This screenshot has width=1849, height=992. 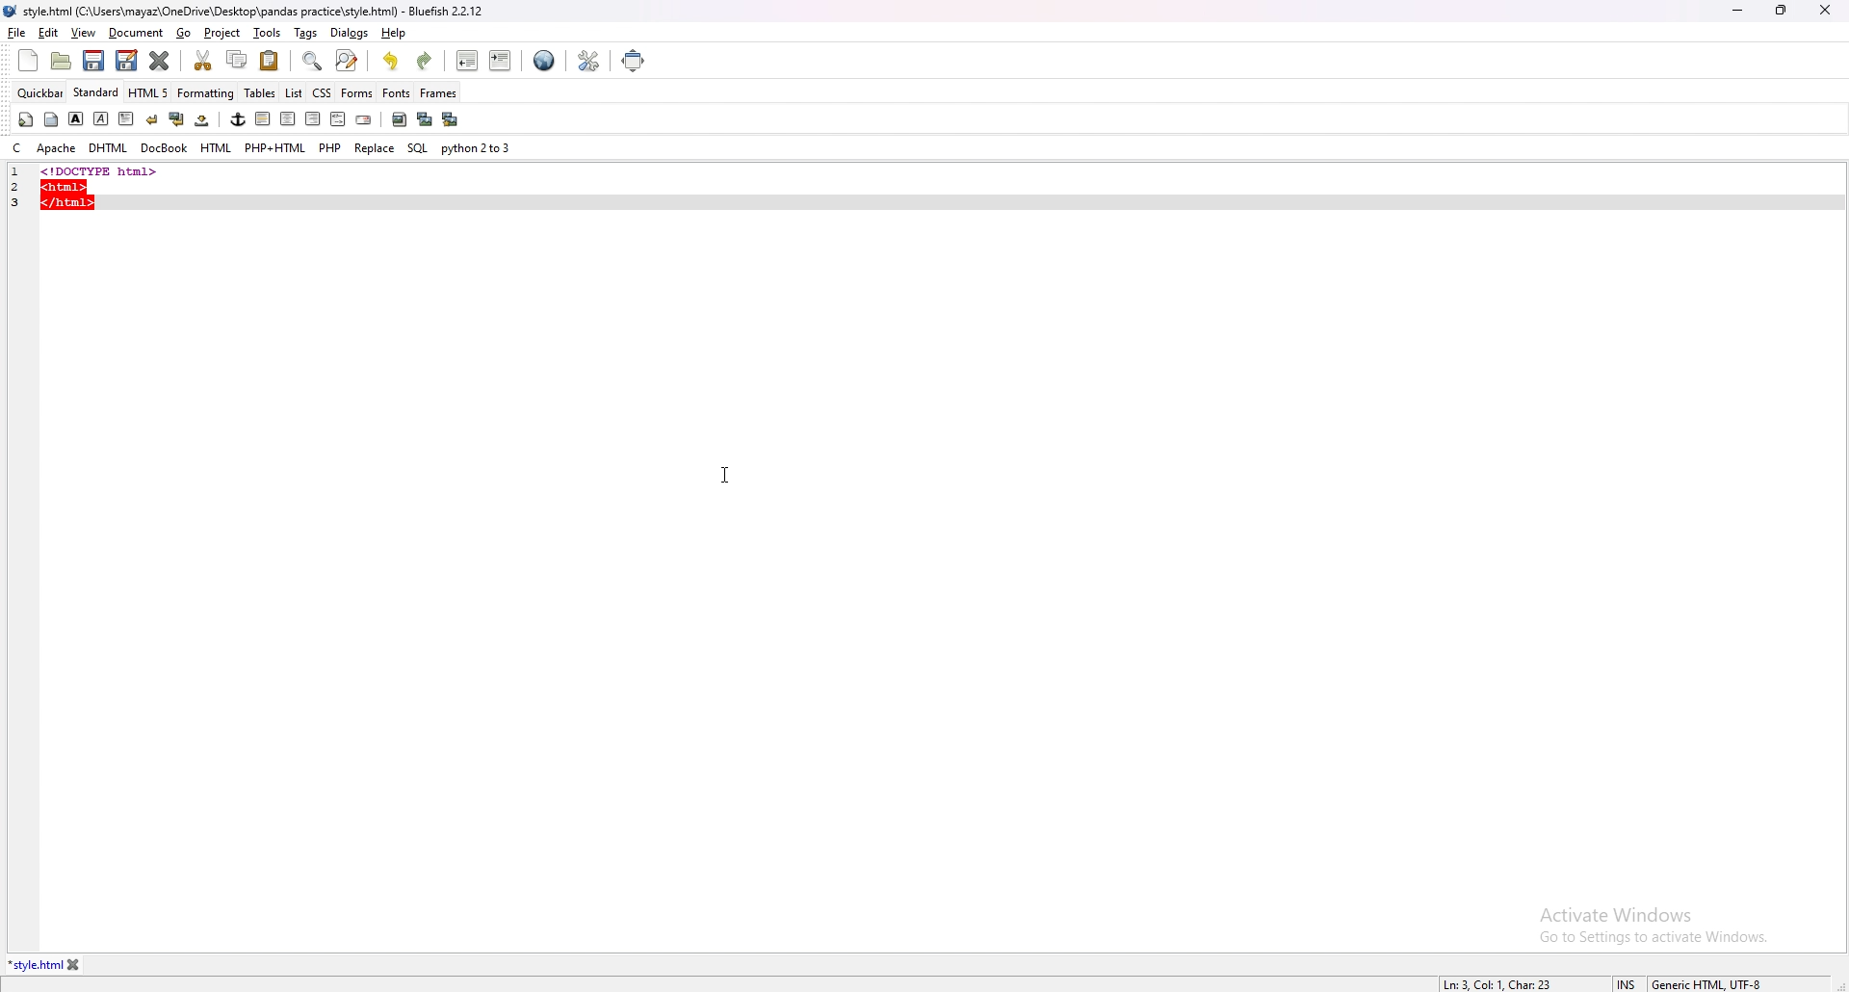 I want to click on save, so click(x=94, y=61).